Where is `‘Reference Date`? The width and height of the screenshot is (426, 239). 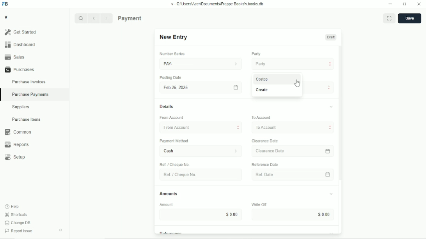
‘Reference Date is located at coordinates (266, 164).